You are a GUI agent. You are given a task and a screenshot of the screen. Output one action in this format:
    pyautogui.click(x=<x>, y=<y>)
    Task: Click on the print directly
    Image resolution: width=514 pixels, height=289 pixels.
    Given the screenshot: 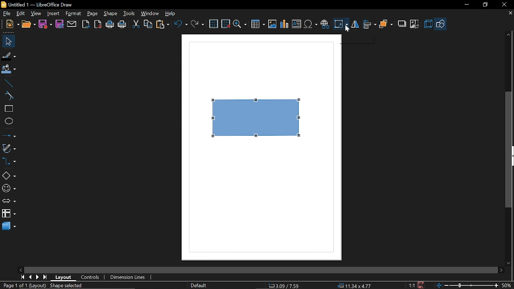 What is the action you would take?
    pyautogui.click(x=110, y=25)
    